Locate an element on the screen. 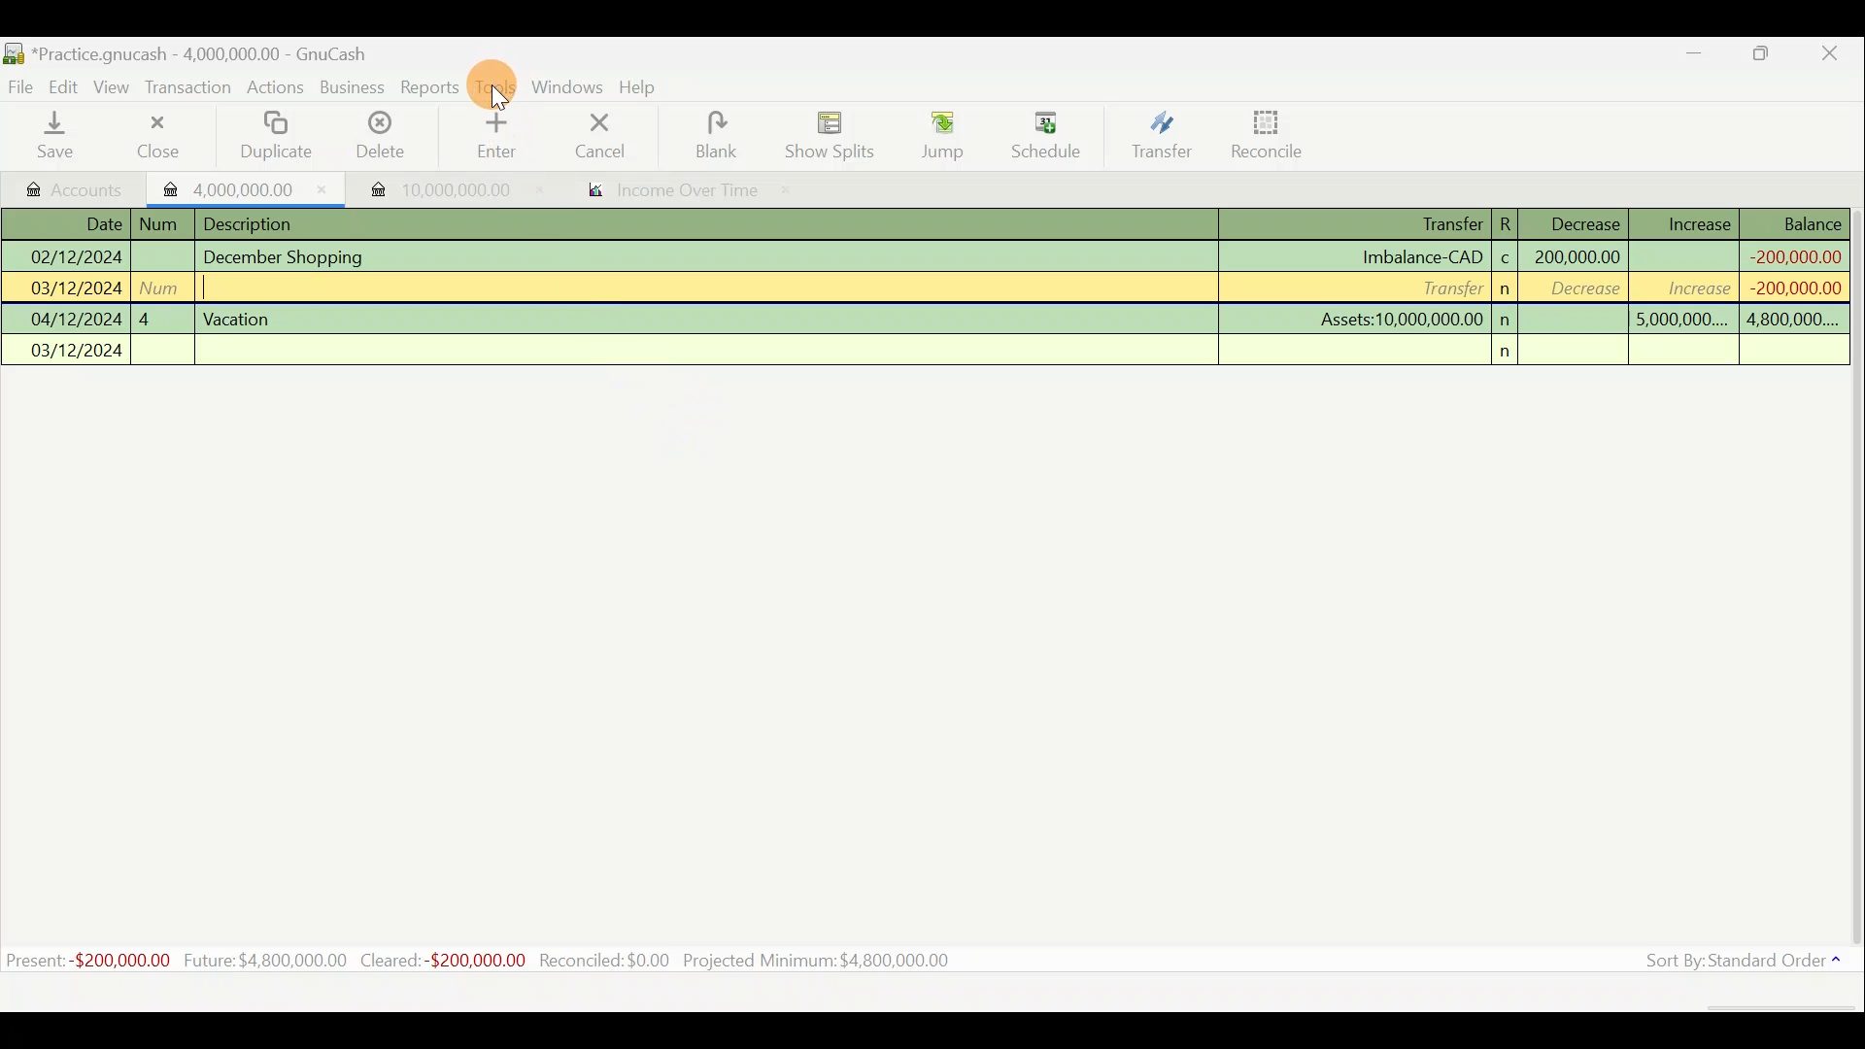 This screenshot has height=1049, width=1865. increase is located at coordinates (1687, 288).